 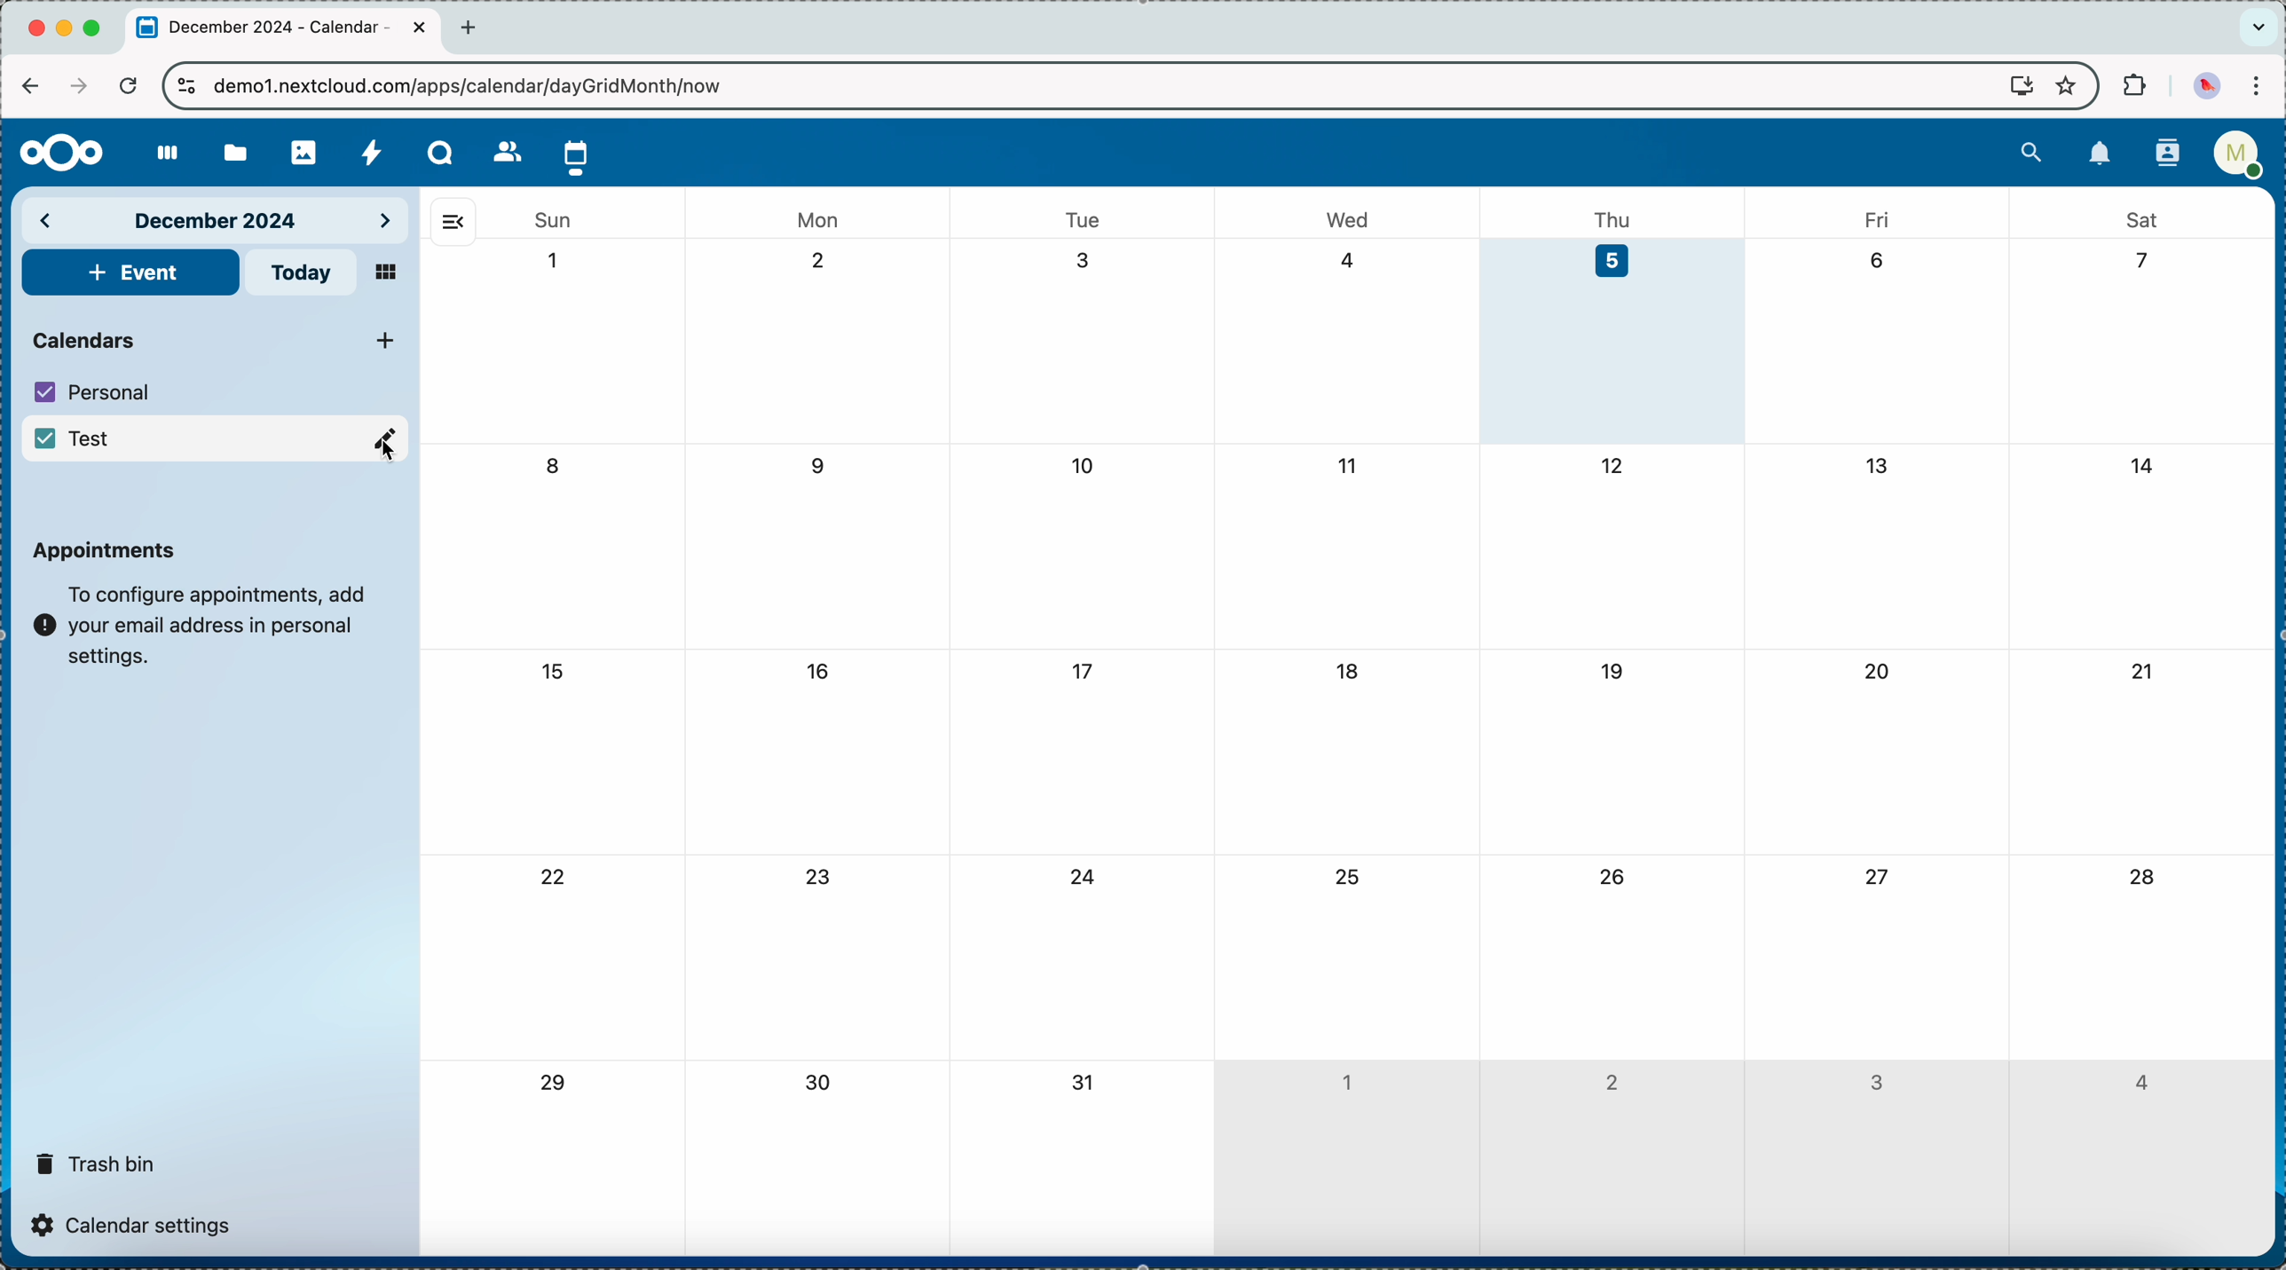 What do you see at coordinates (1349, 259) in the screenshot?
I see `4` at bounding box center [1349, 259].